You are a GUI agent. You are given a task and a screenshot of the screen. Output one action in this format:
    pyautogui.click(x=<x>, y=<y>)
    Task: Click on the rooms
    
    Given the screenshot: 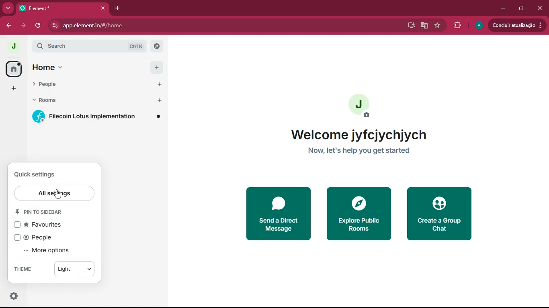 What is the action you would take?
    pyautogui.click(x=54, y=101)
    